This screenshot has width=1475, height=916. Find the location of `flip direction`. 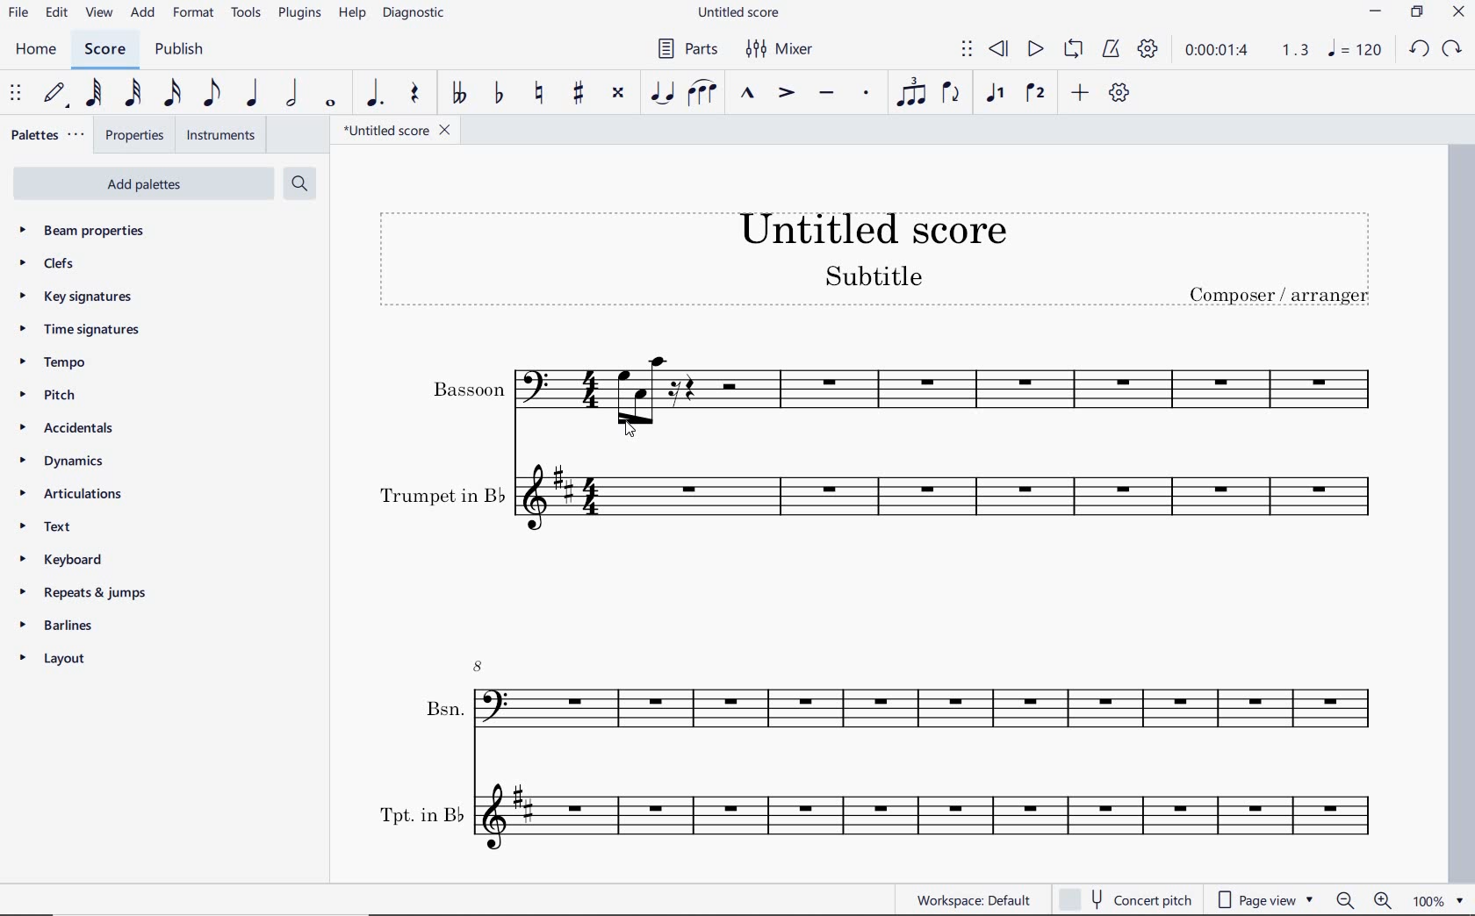

flip direction is located at coordinates (952, 94).